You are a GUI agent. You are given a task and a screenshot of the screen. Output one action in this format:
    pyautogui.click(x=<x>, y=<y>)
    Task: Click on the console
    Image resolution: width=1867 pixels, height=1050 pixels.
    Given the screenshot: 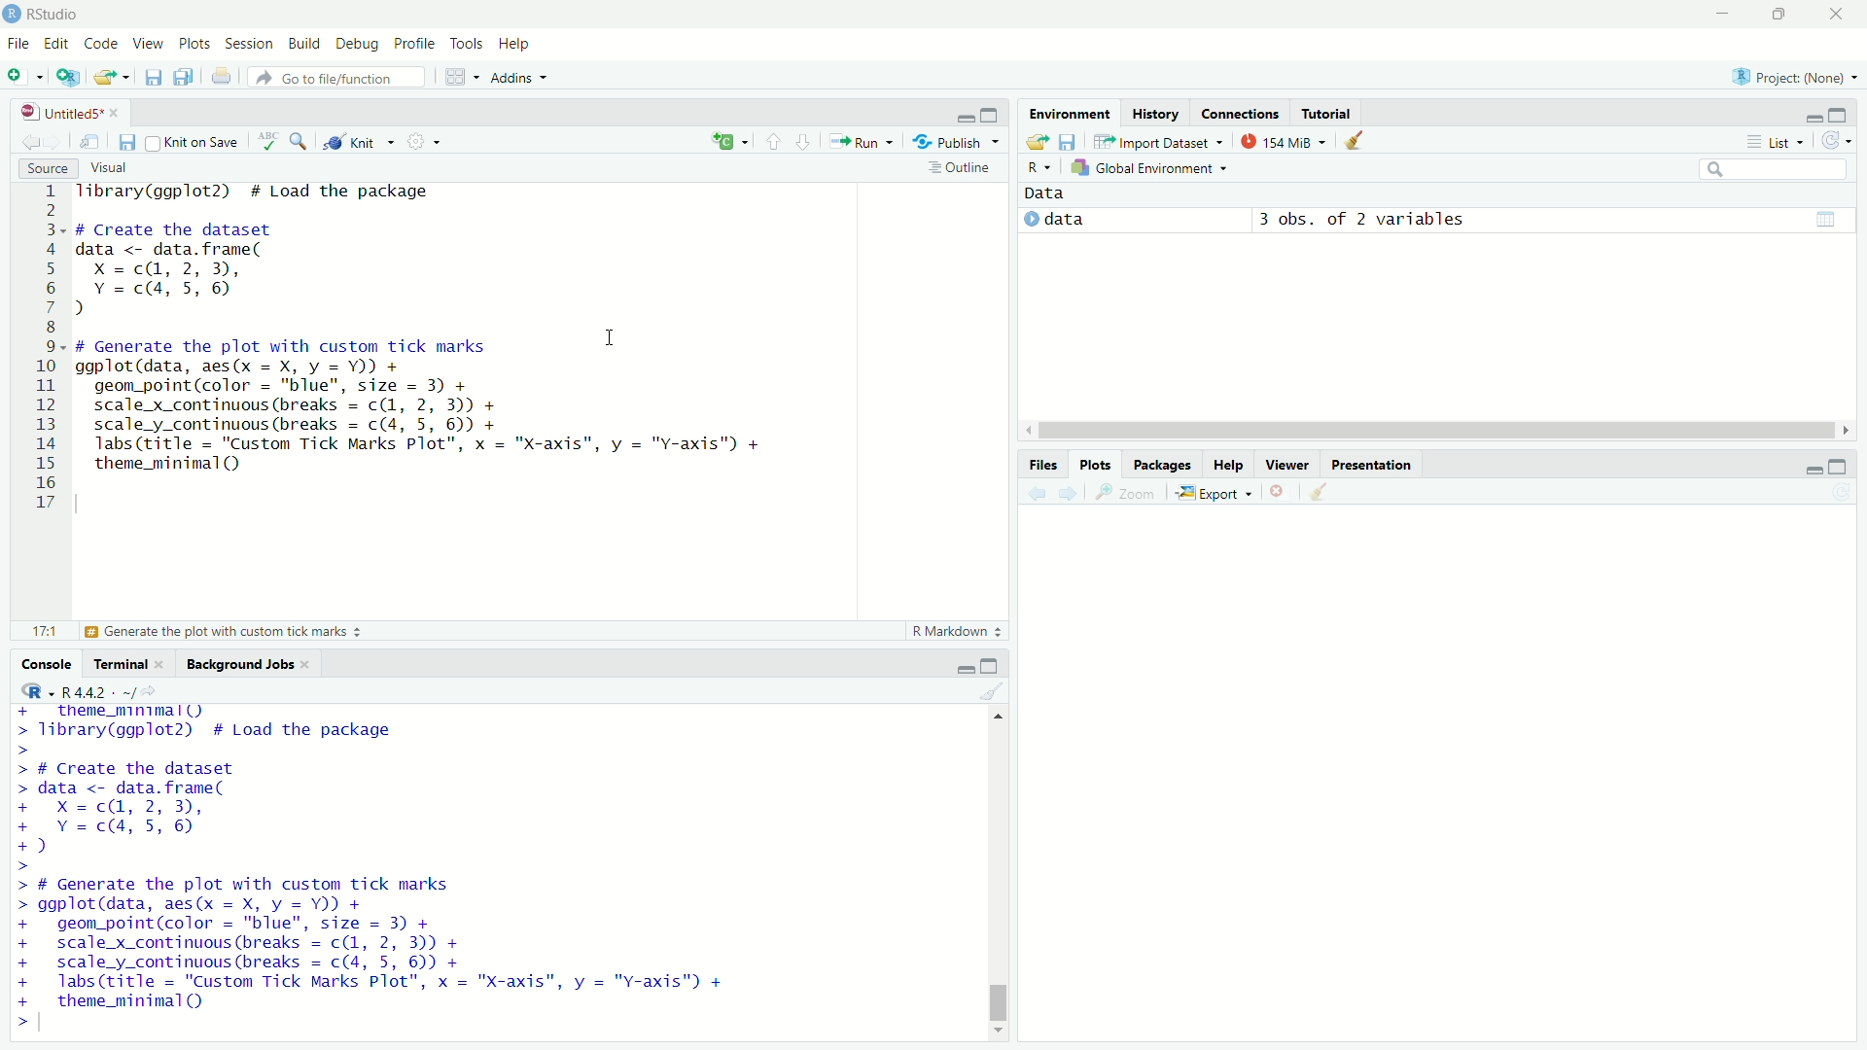 What is the action you would take?
    pyautogui.click(x=41, y=663)
    